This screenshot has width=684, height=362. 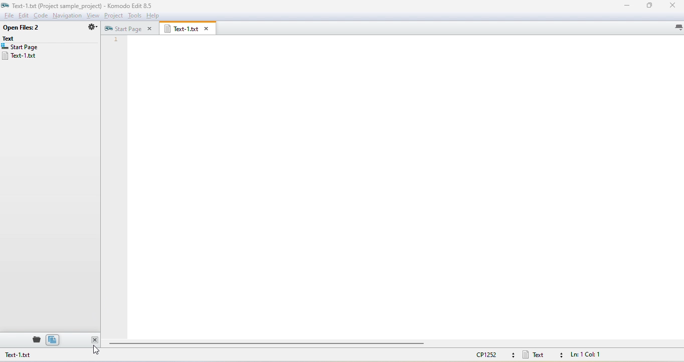 I want to click on text, so click(x=17, y=39).